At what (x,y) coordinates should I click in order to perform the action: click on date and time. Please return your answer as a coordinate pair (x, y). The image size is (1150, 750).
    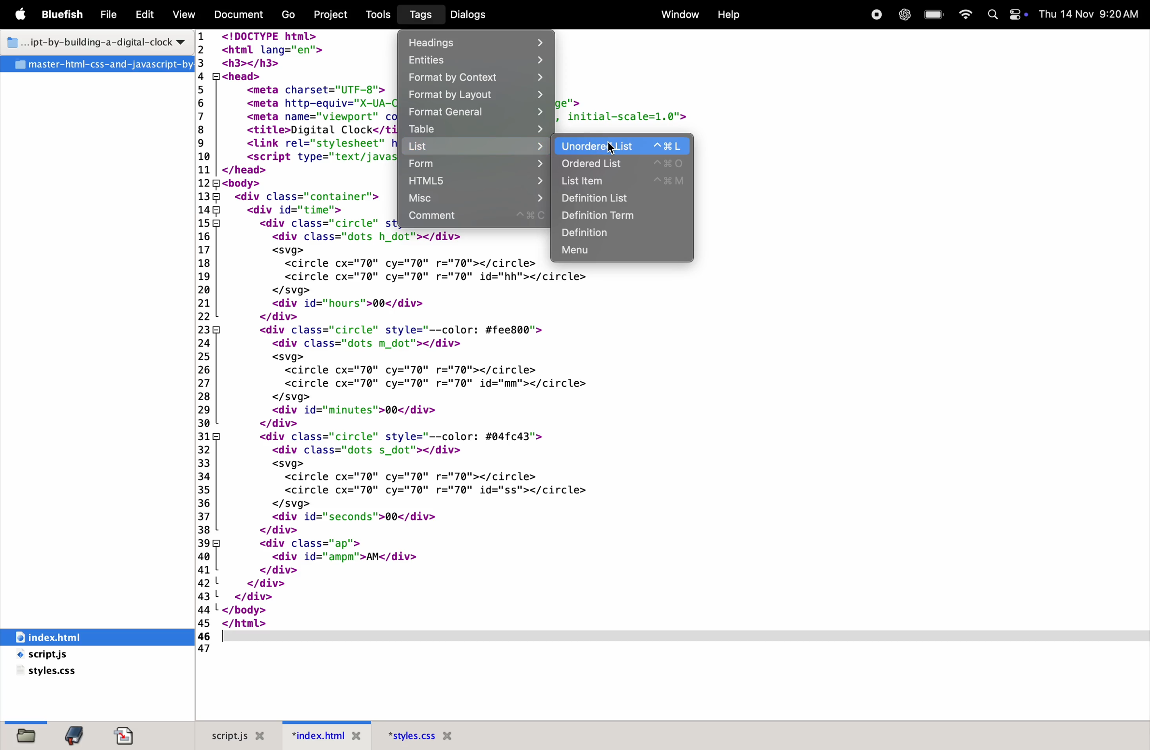
    Looking at the image, I should click on (1089, 14).